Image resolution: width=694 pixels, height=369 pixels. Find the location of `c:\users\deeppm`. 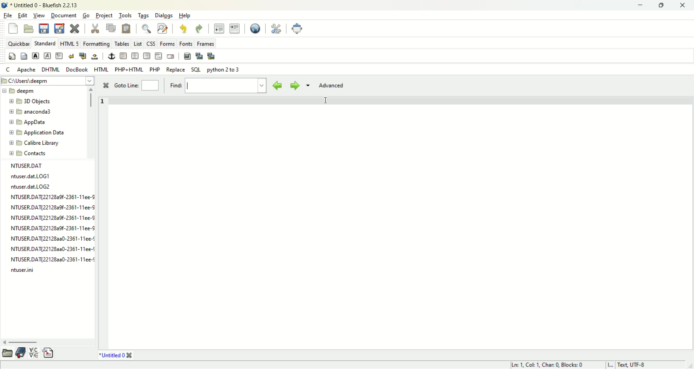

c:\users\deeppm is located at coordinates (35, 81).